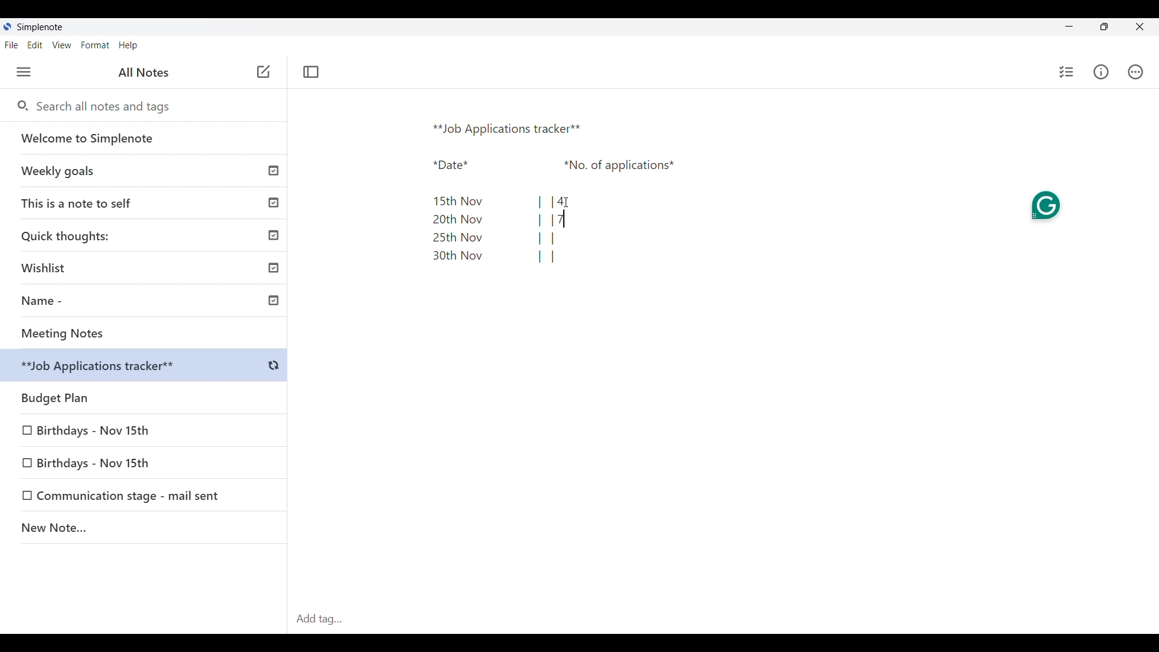 Image resolution: width=1159 pixels, height=652 pixels. What do you see at coordinates (24, 72) in the screenshot?
I see `Menu` at bounding box center [24, 72].